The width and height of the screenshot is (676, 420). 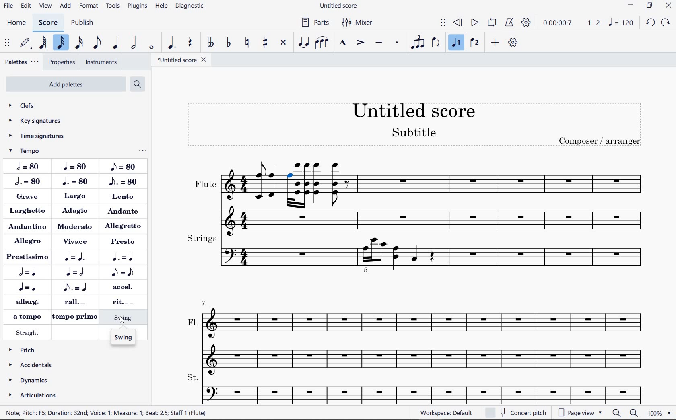 What do you see at coordinates (97, 43) in the screenshot?
I see `EIGHTH NOTE` at bounding box center [97, 43].